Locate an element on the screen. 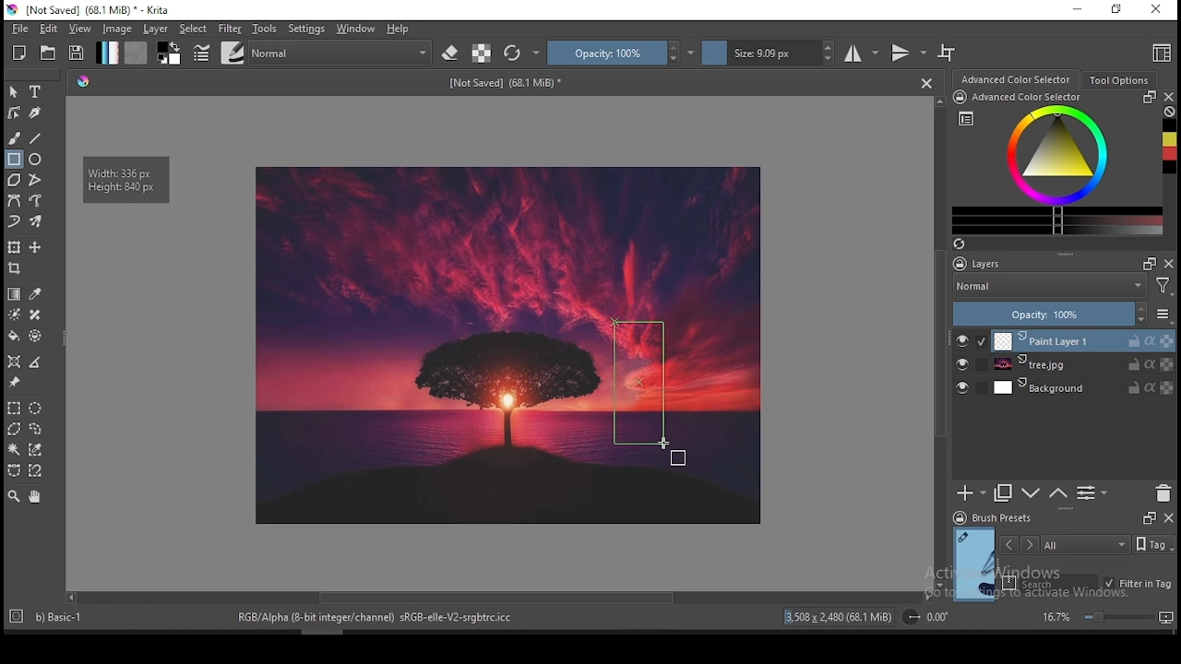 The image size is (1181, 664). size is located at coordinates (769, 53).